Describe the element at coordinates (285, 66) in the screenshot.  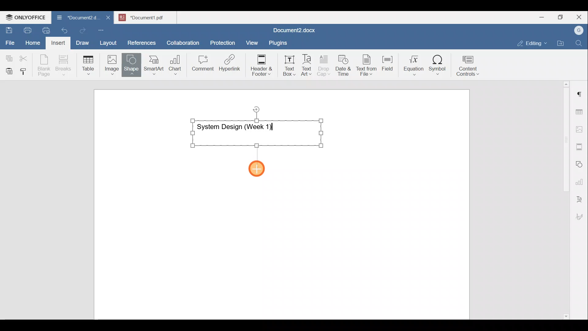
I see `Text box` at that location.